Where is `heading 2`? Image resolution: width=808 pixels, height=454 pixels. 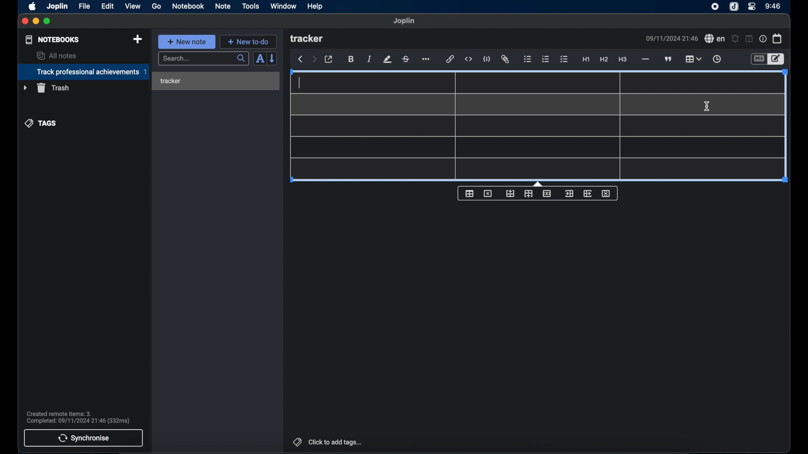
heading 2 is located at coordinates (604, 60).